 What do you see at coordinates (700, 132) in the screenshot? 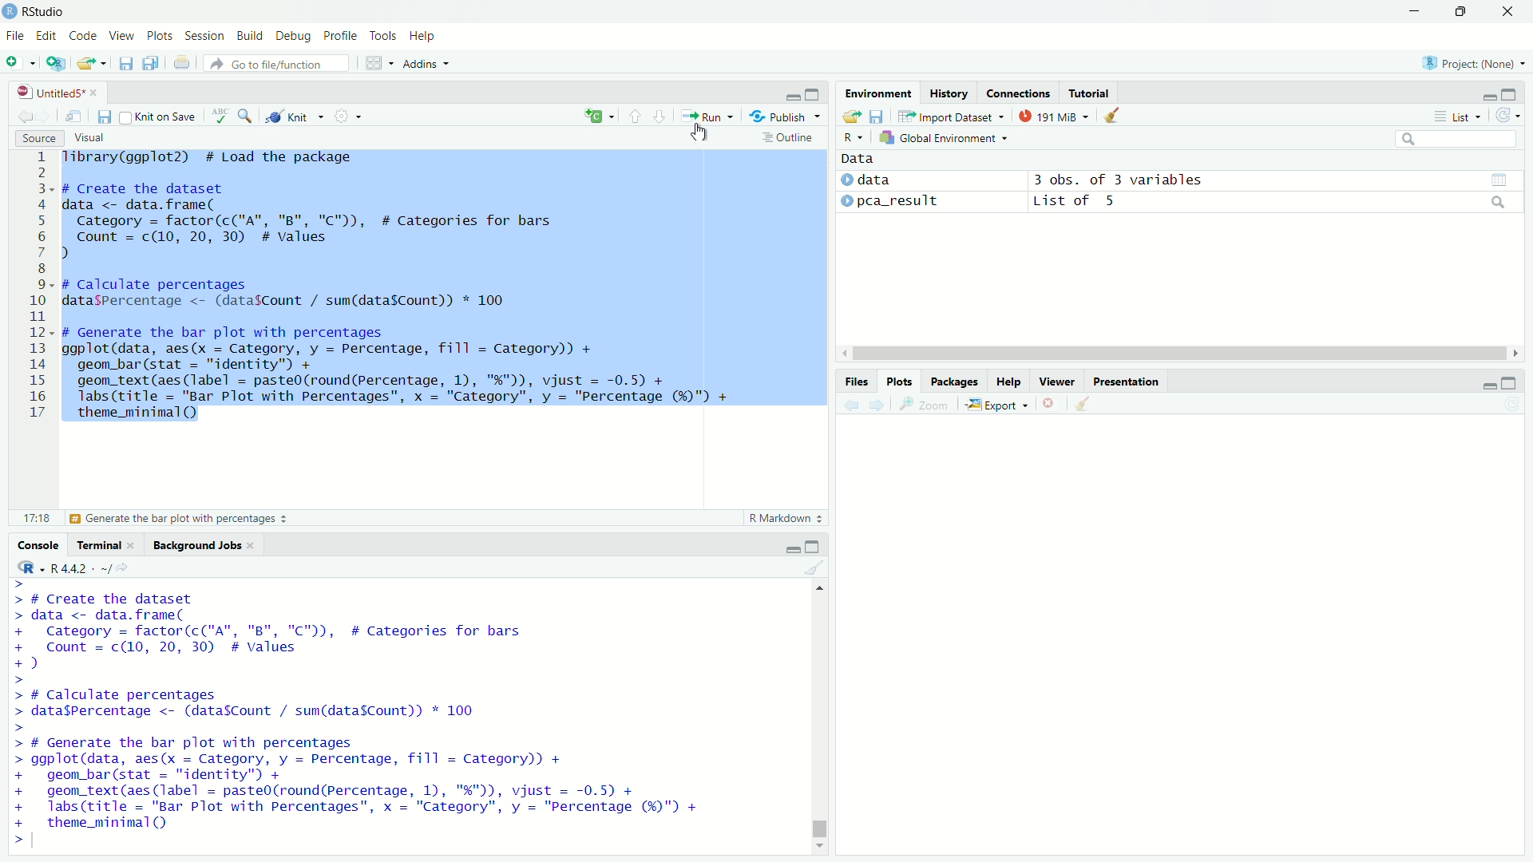
I see `cursor` at bounding box center [700, 132].